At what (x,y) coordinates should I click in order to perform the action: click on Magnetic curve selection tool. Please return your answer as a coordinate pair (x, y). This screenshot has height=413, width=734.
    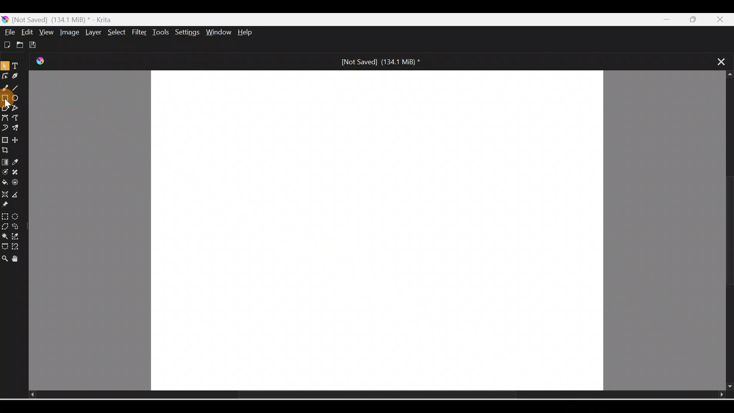
    Looking at the image, I should click on (18, 247).